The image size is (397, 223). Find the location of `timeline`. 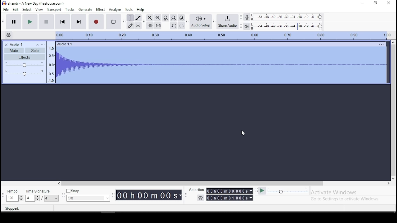

timeline is located at coordinates (51, 63).